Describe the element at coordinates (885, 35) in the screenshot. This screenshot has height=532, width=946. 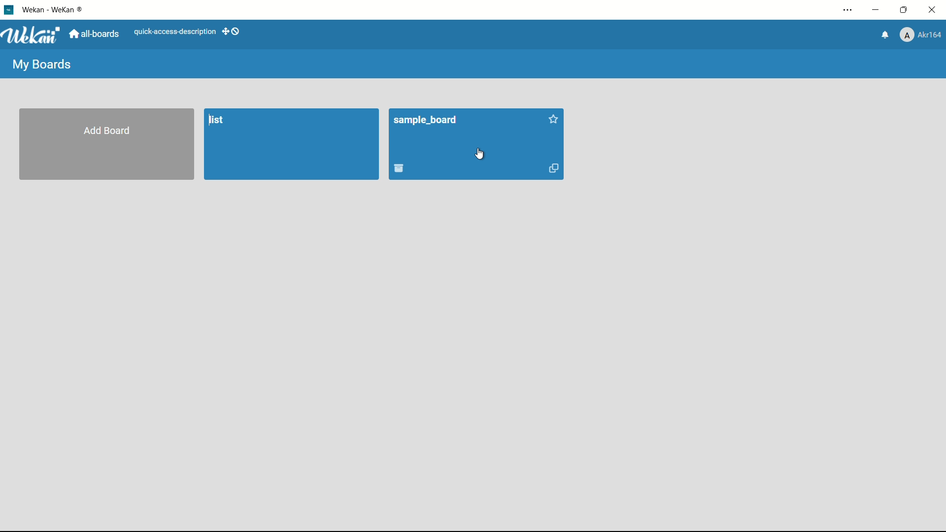
I see `notifications` at that location.